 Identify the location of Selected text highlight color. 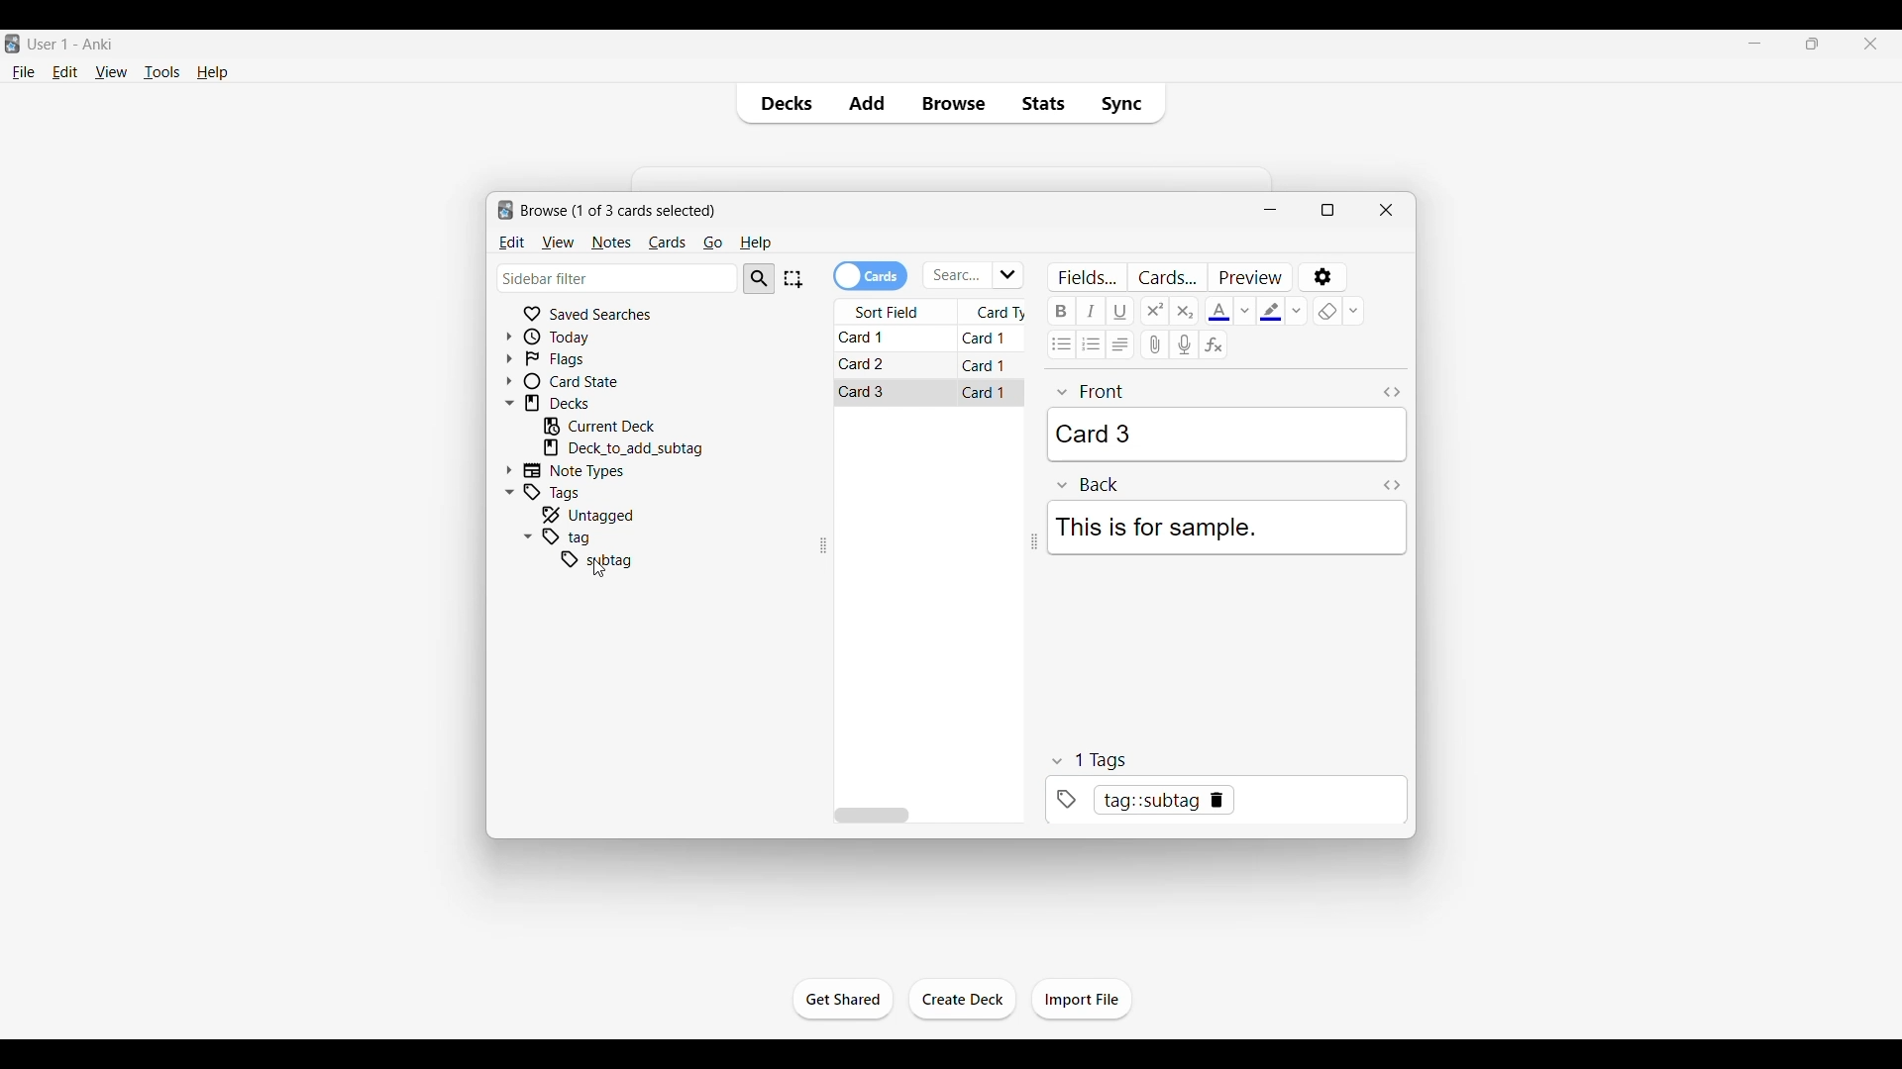
(1271, 311).